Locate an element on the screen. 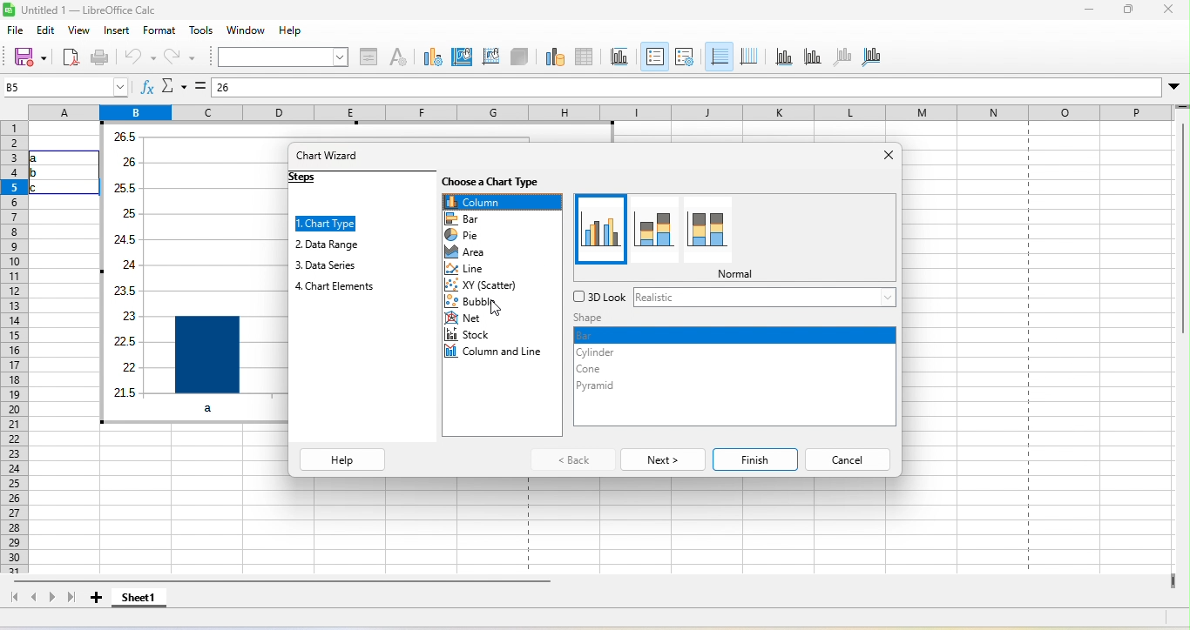 The width and height of the screenshot is (1190, 630). character is located at coordinates (400, 59).